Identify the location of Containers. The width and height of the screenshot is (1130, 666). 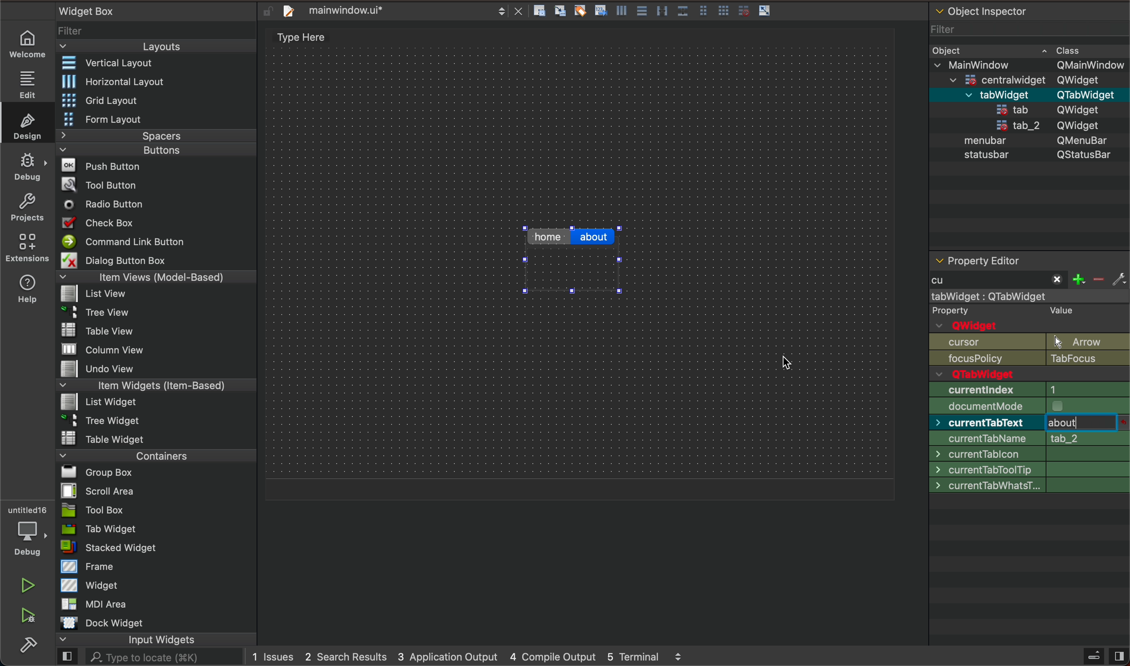
(154, 454).